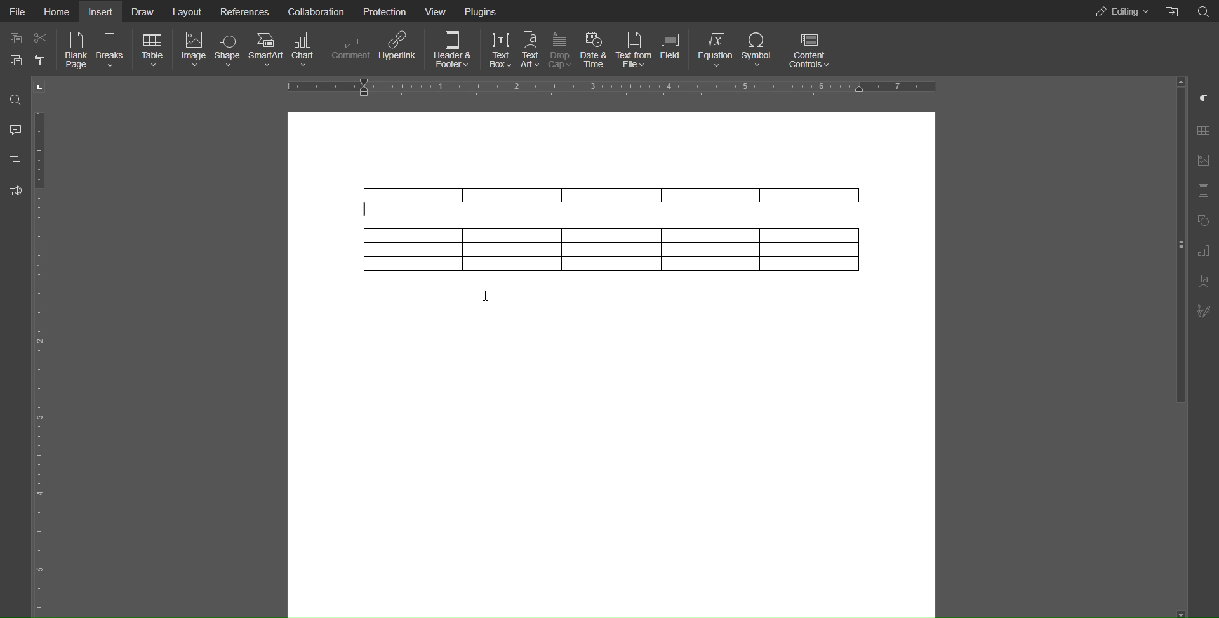  Describe the element at coordinates (14, 100) in the screenshot. I see `Search` at that location.